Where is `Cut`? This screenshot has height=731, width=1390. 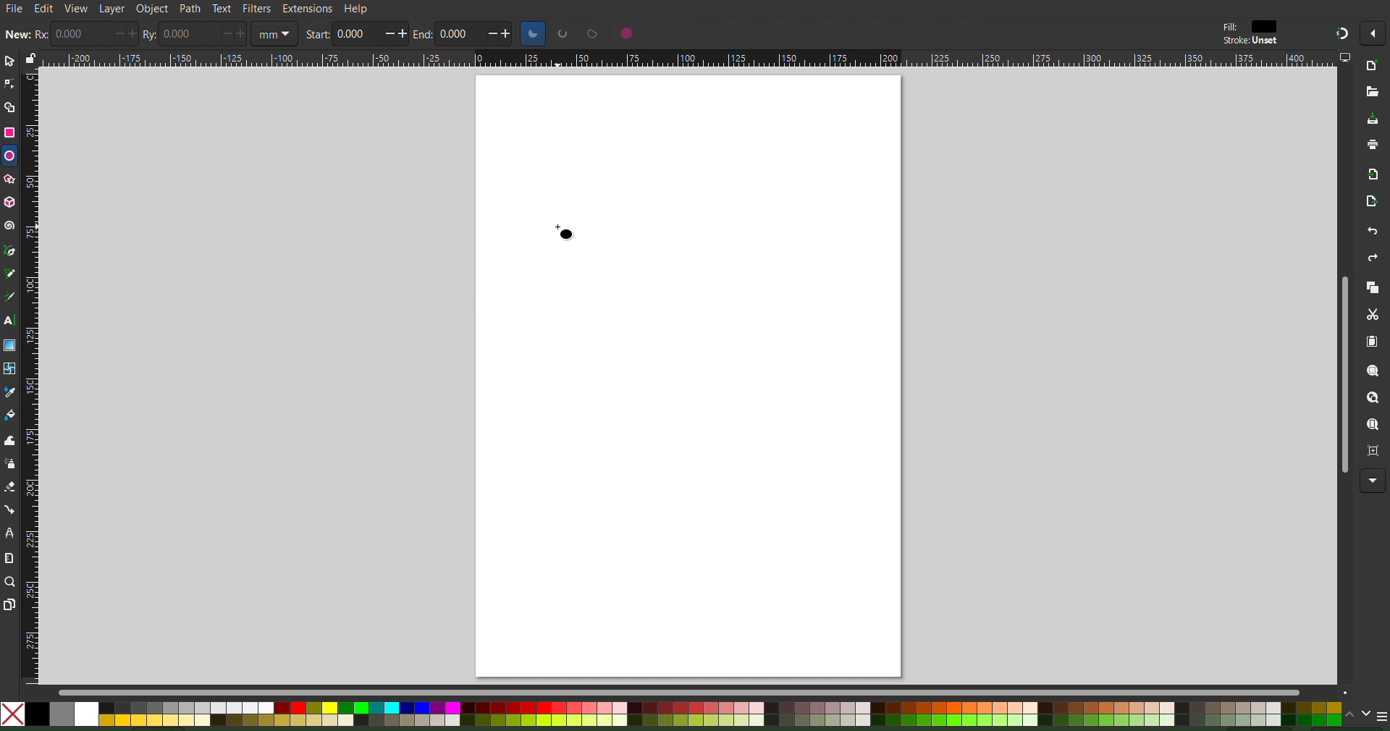
Cut is located at coordinates (1372, 315).